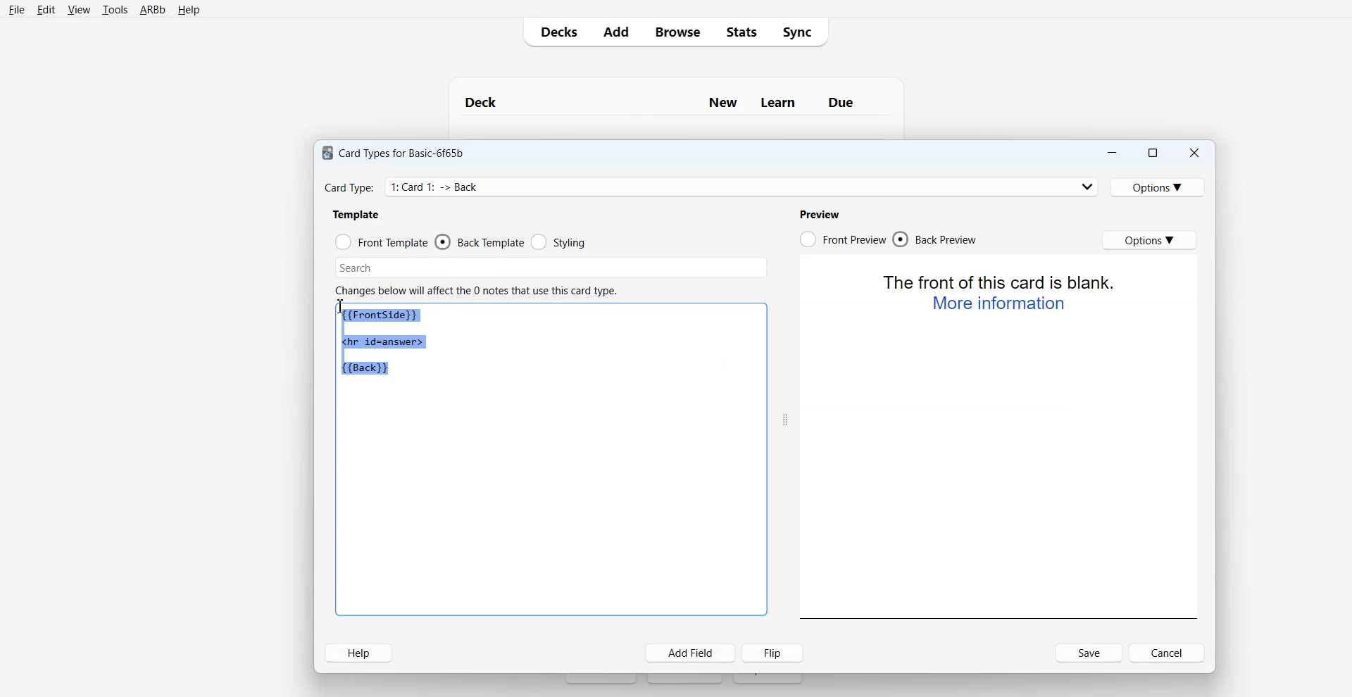  What do you see at coordinates (382, 241) in the screenshot?
I see `Front Template` at bounding box center [382, 241].